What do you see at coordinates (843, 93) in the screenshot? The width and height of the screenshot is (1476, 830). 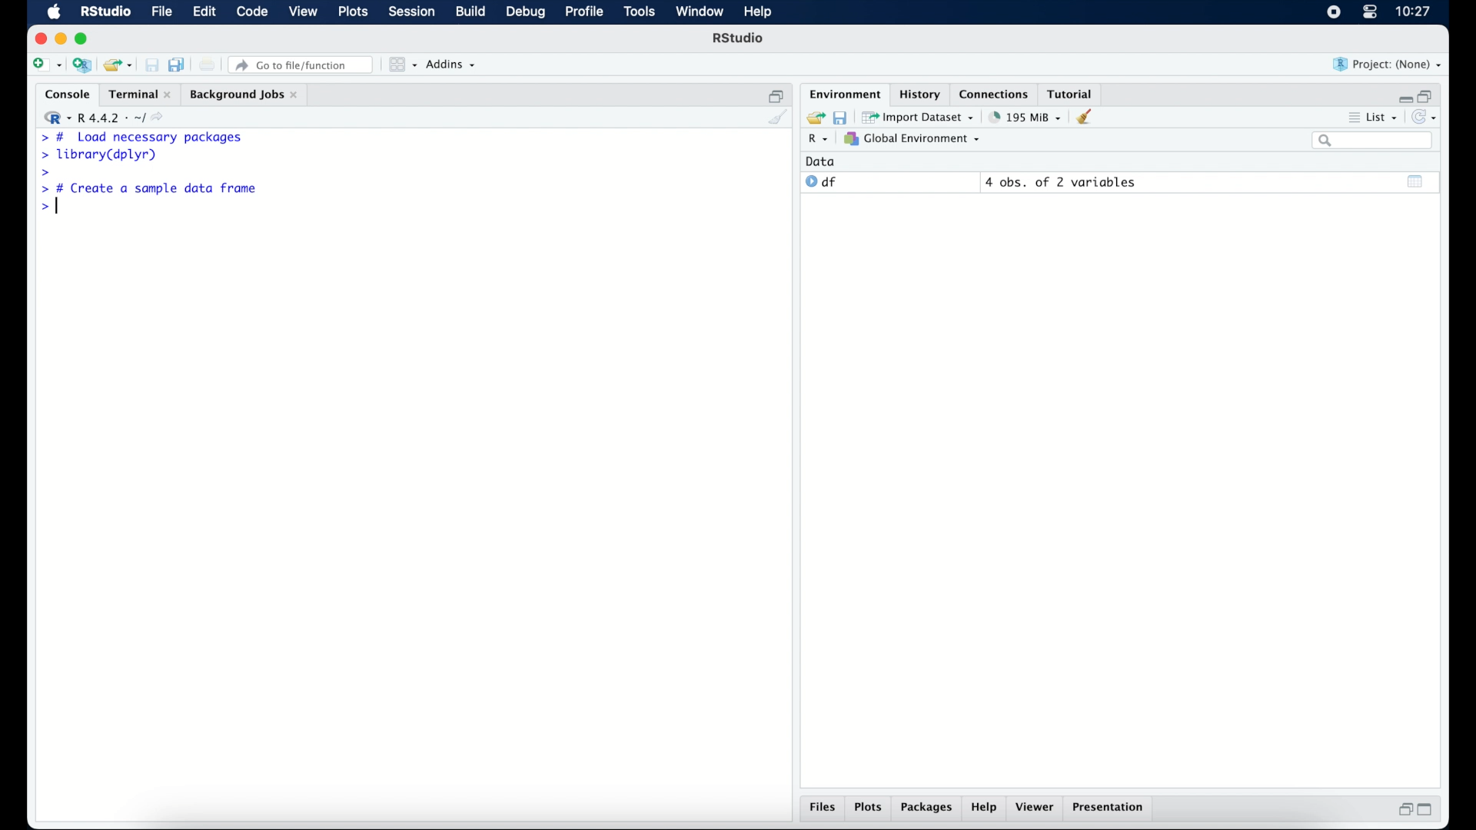 I see `environment` at bounding box center [843, 93].